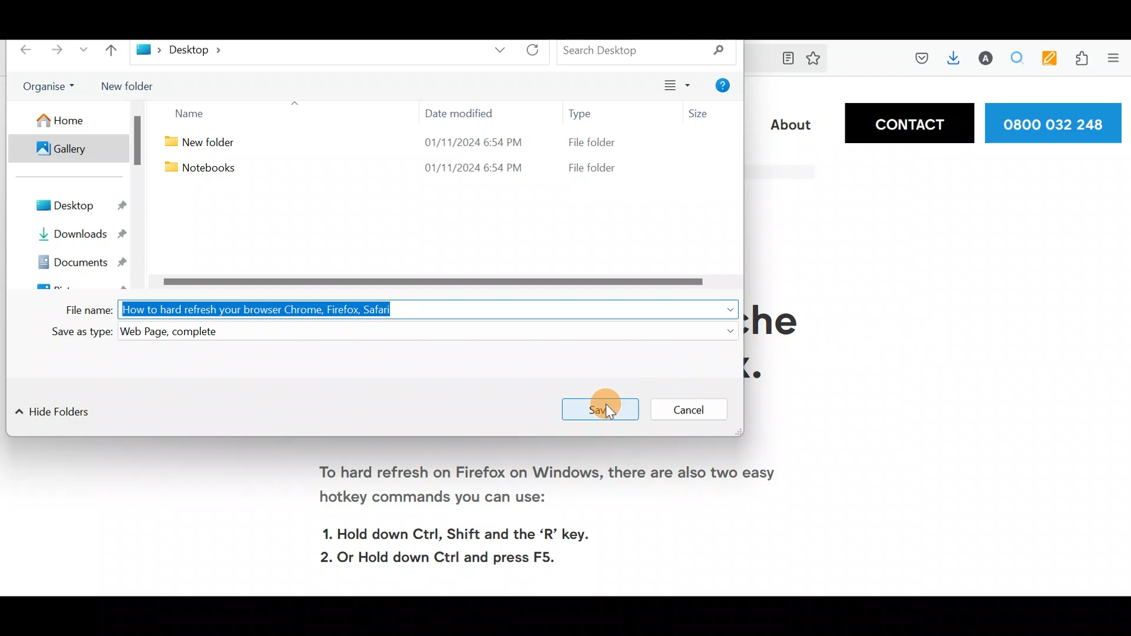  What do you see at coordinates (188, 332) in the screenshot?
I see `Web page, complete` at bounding box center [188, 332].